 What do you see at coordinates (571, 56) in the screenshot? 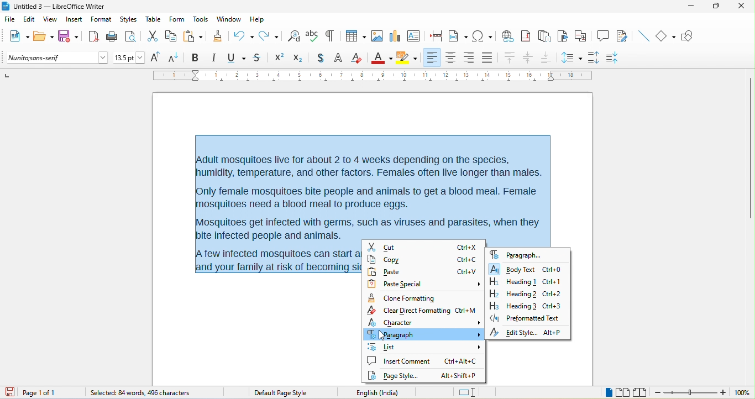
I see `set line spacing` at bounding box center [571, 56].